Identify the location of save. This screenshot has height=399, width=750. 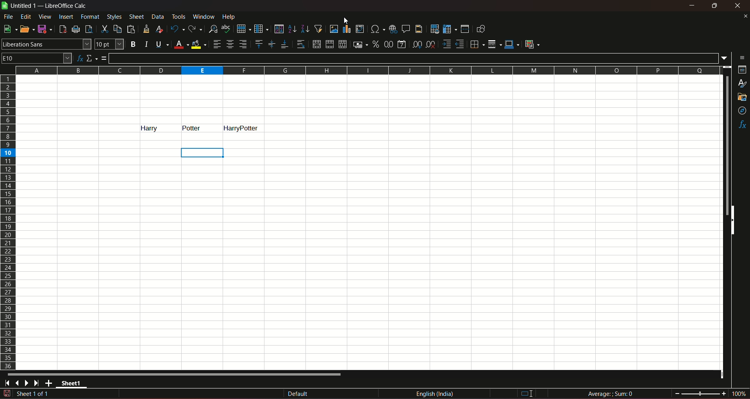
(43, 28).